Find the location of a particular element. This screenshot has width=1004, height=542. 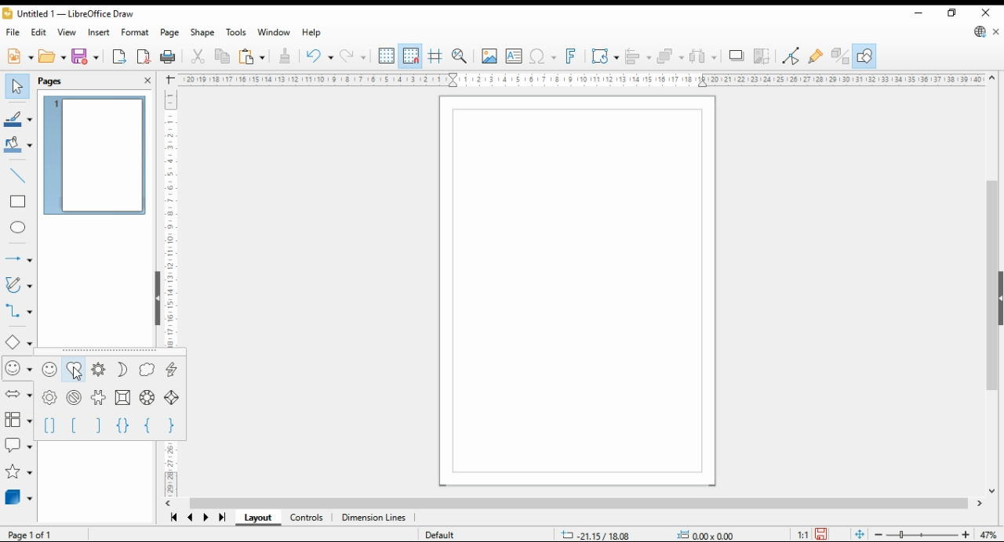

sun is located at coordinates (98, 370).